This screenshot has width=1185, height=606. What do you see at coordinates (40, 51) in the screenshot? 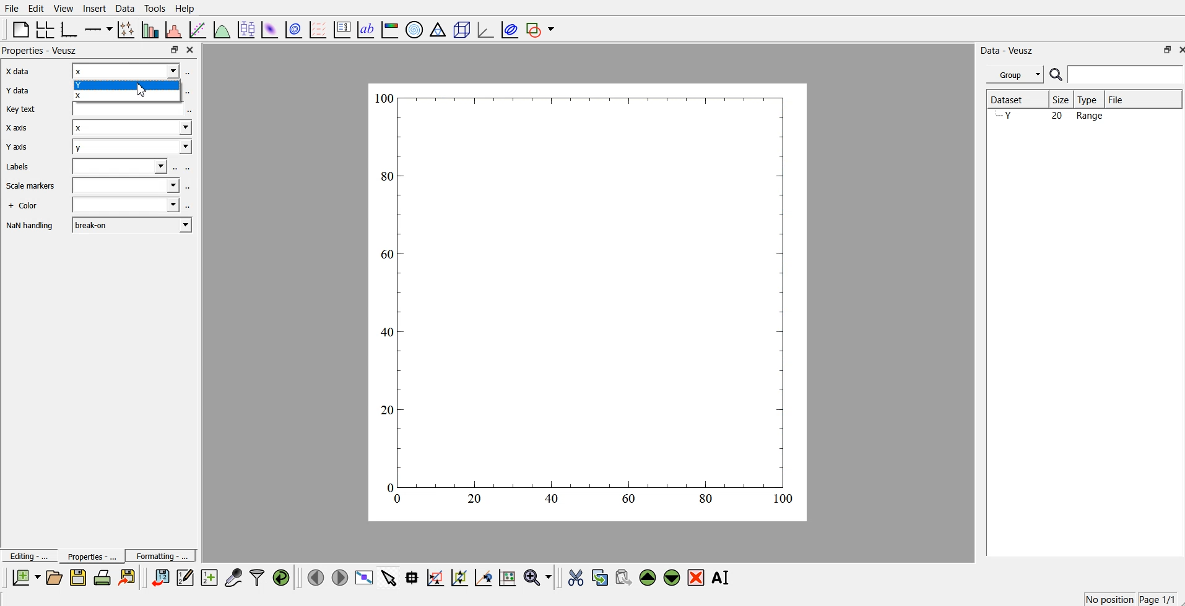
I see `Properties - Veusz` at bounding box center [40, 51].